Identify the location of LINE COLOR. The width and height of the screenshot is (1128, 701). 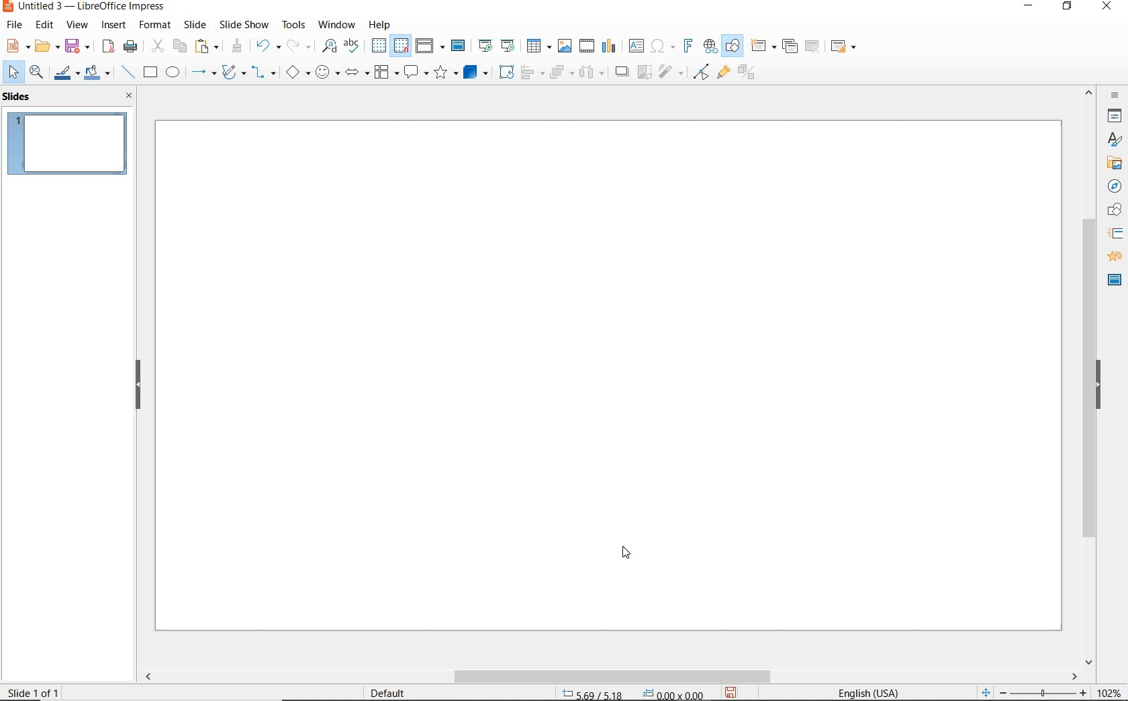
(64, 73).